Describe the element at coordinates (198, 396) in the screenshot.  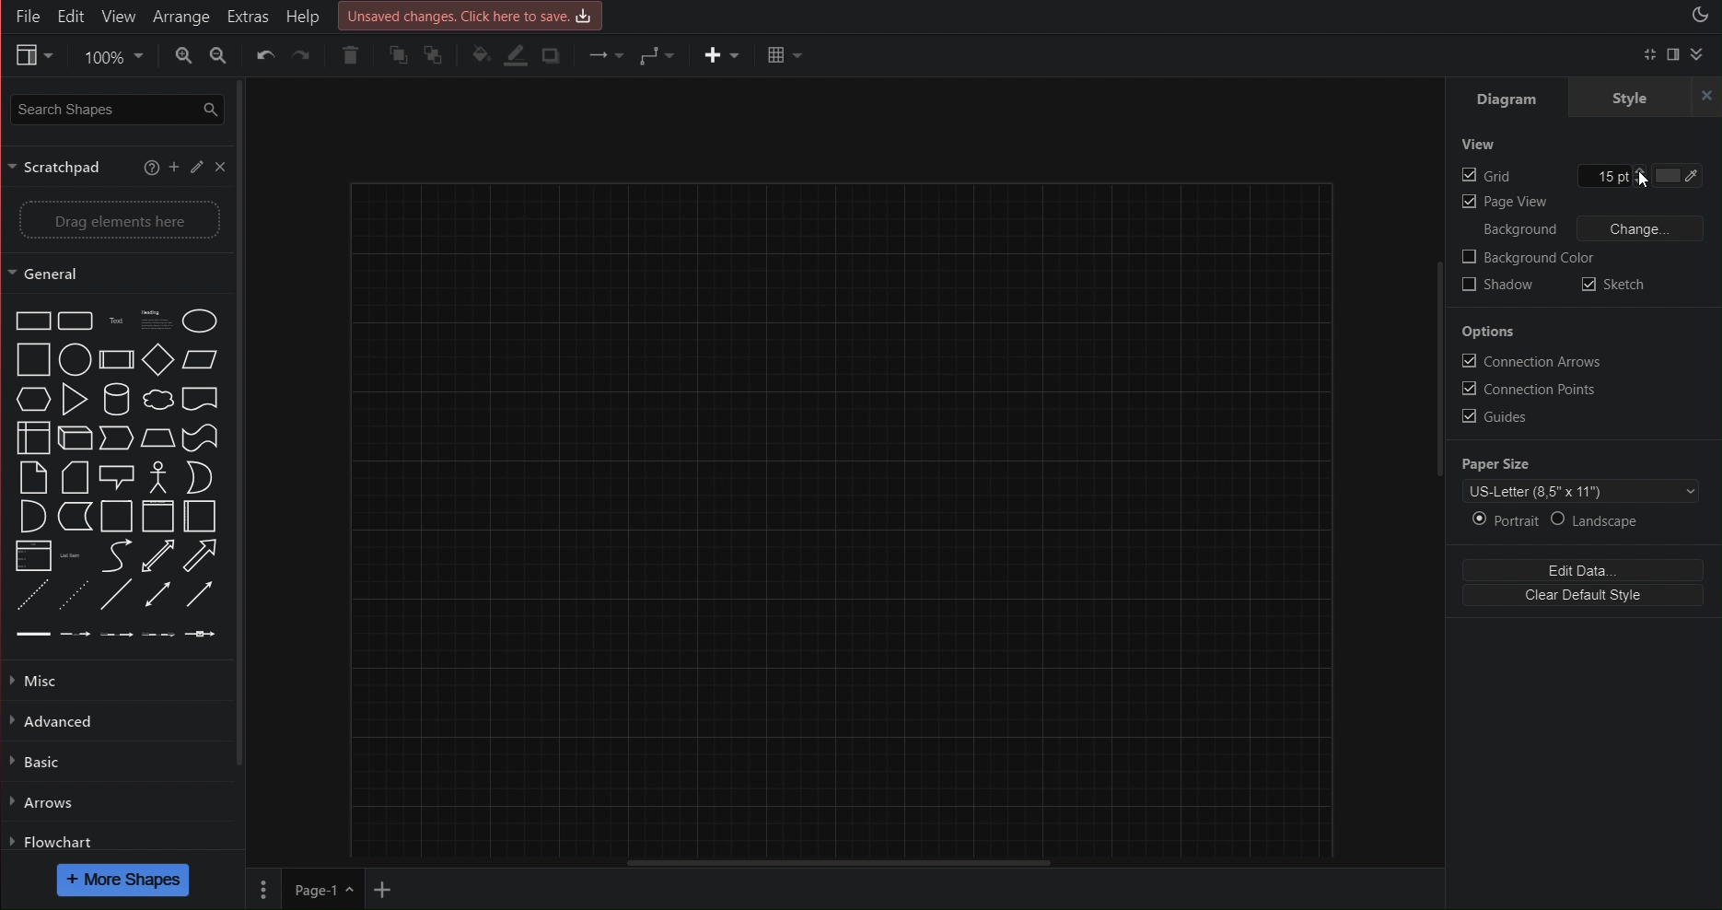
I see `` at that location.